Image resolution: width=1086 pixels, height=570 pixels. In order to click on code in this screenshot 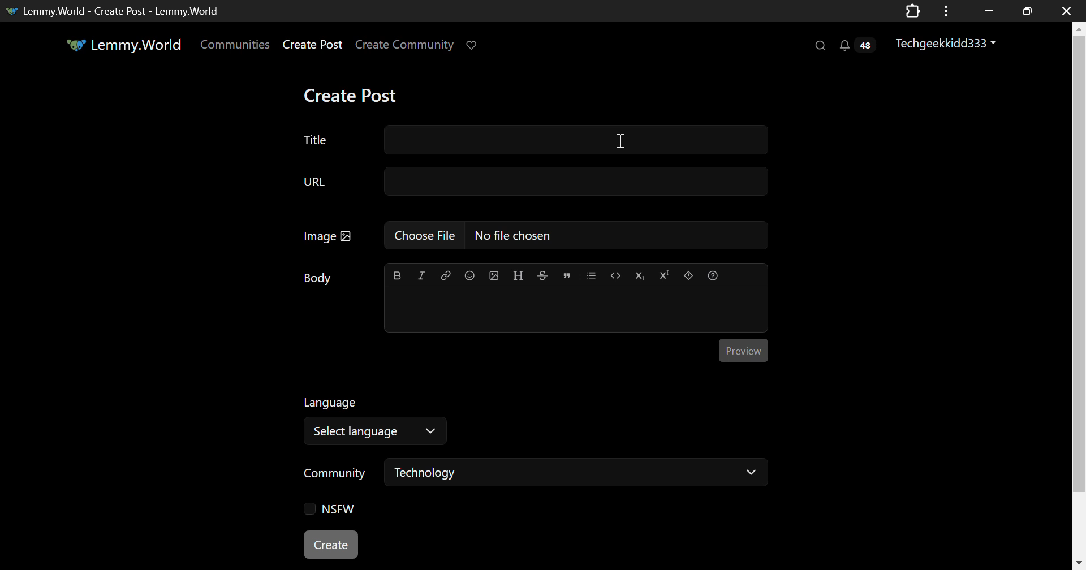, I will do `click(614, 275)`.